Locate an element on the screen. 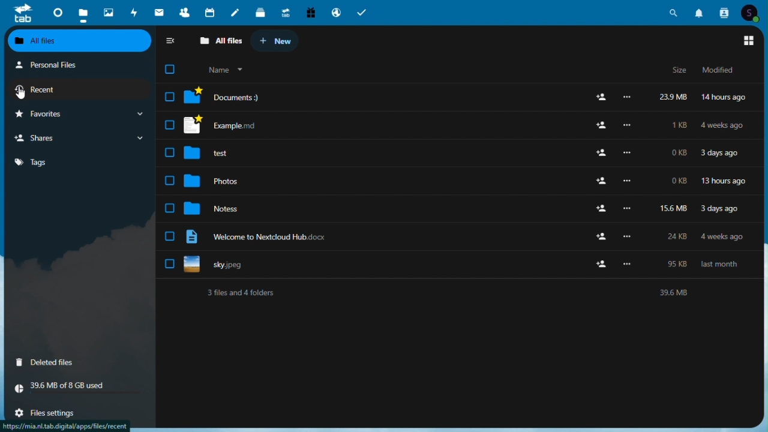 This screenshot has height=432, width=768. new  is located at coordinates (278, 42).